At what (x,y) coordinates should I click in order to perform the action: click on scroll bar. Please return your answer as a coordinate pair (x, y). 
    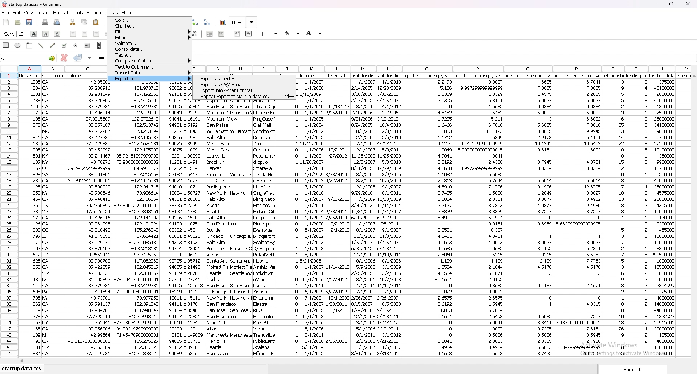
    Looking at the image, I should click on (99, 45).